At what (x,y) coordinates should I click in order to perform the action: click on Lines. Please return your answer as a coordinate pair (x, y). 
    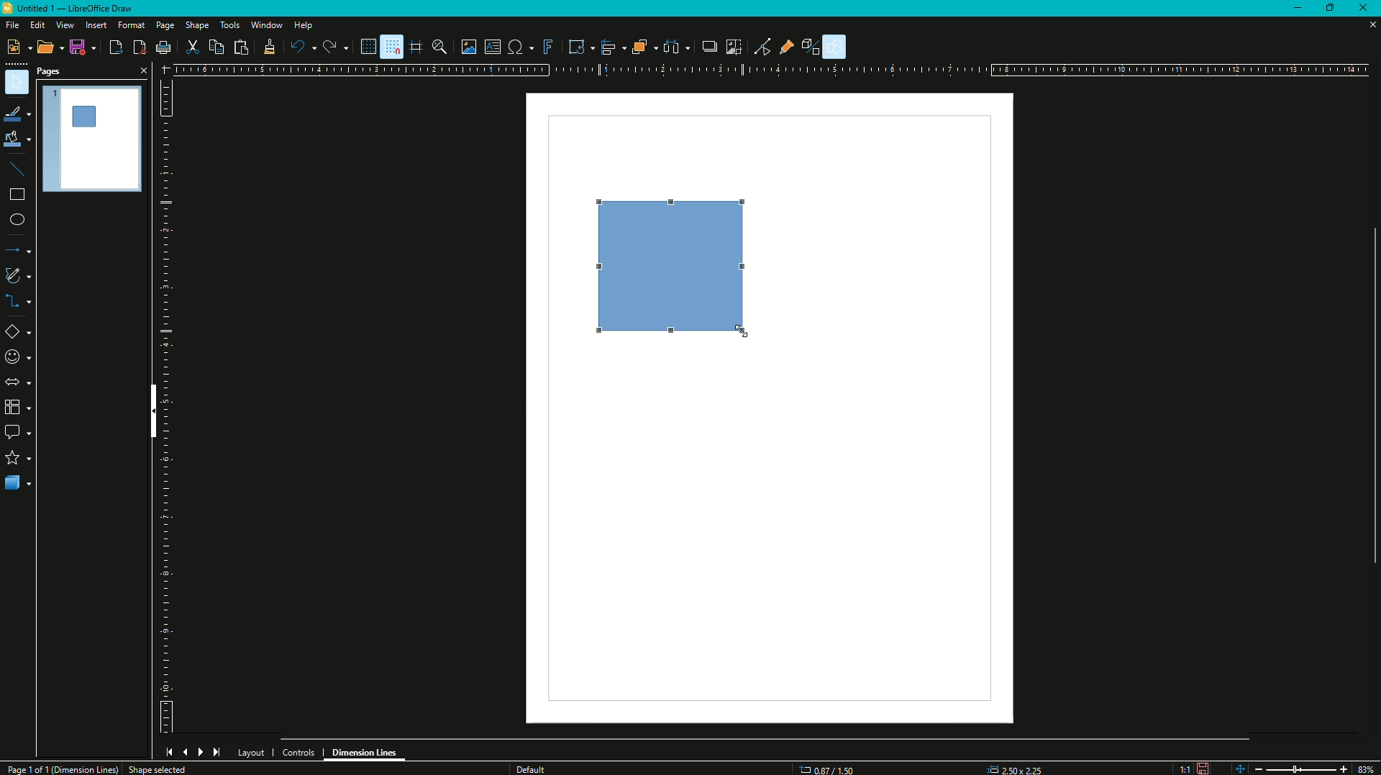
    Looking at the image, I should click on (18, 169).